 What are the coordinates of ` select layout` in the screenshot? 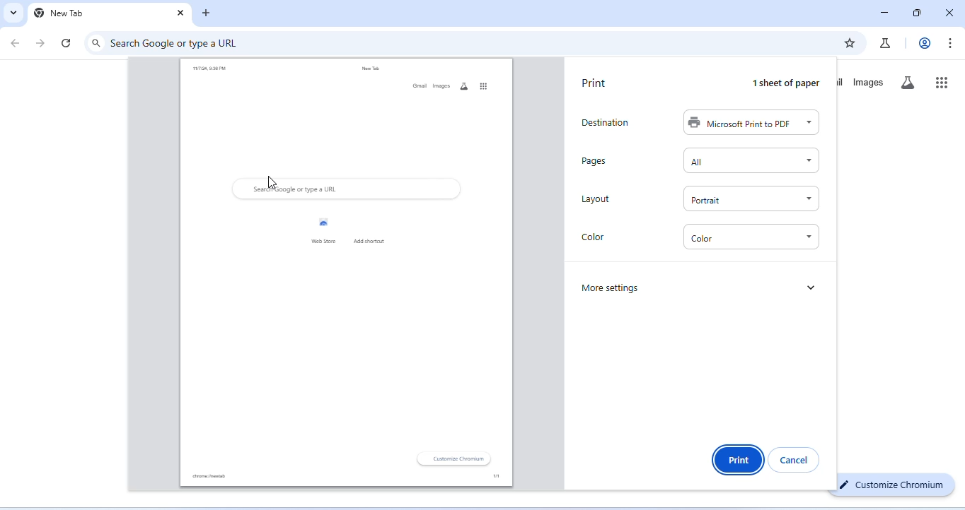 It's located at (751, 198).